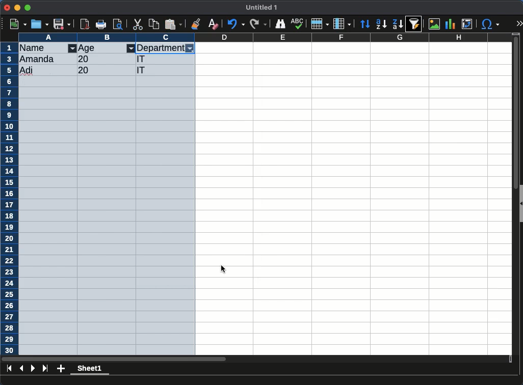  Describe the element at coordinates (381, 24) in the screenshot. I see `descending` at that location.